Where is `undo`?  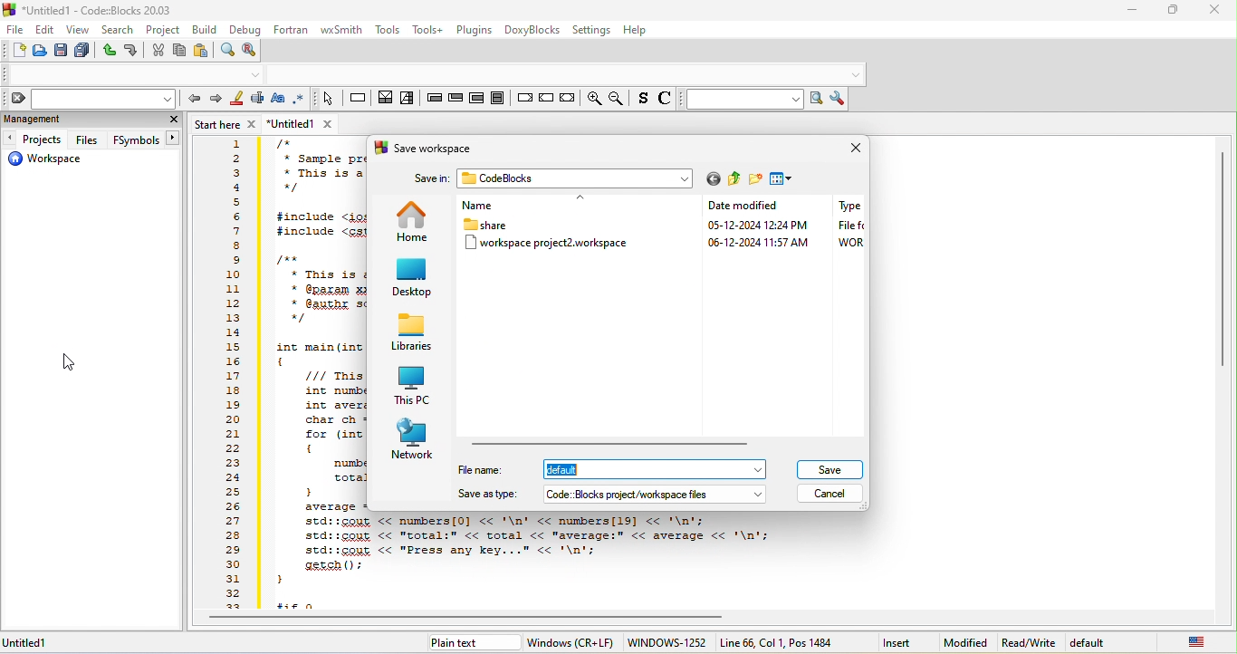 undo is located at coordinates (106, 51).